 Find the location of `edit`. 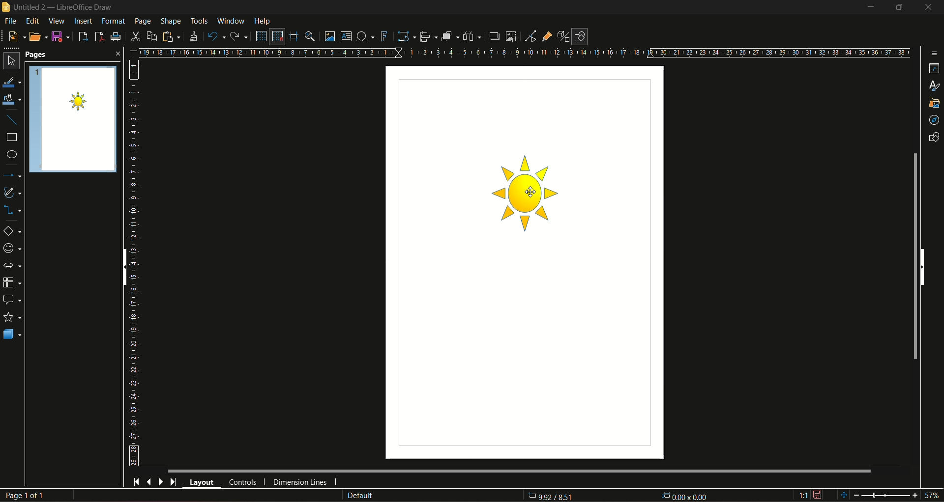

edit is located at coordinates (34, 22).